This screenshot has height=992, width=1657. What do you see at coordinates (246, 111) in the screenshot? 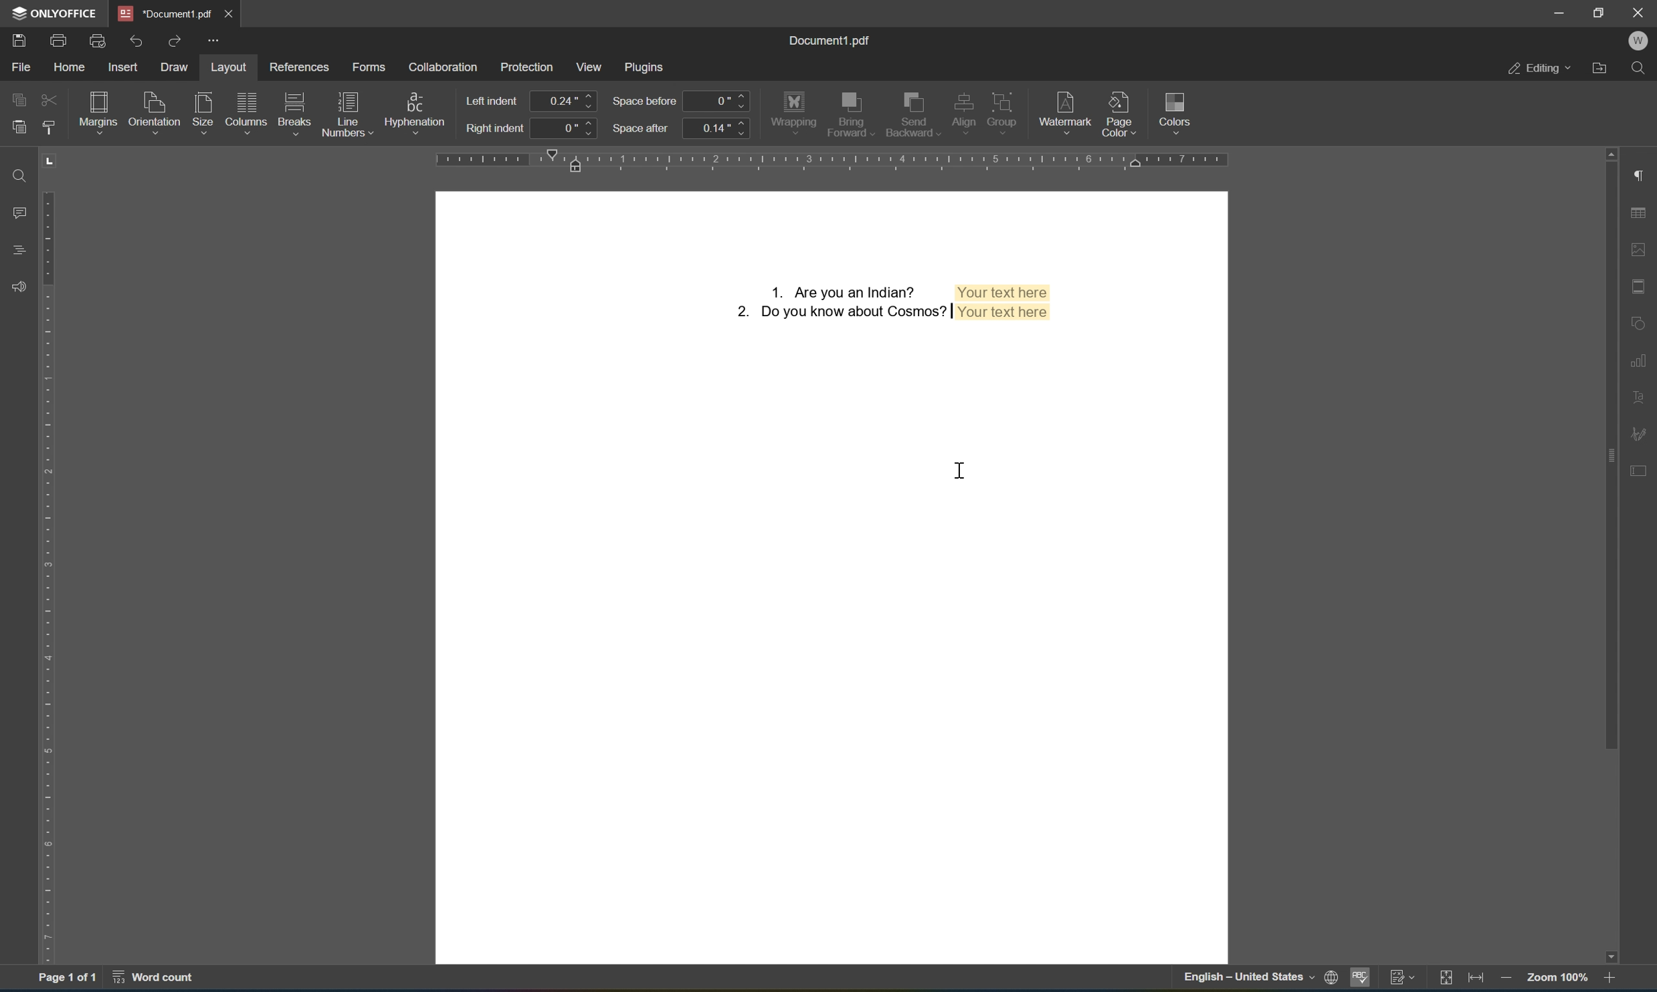
I see `columns` at bounding box center [246, 111].